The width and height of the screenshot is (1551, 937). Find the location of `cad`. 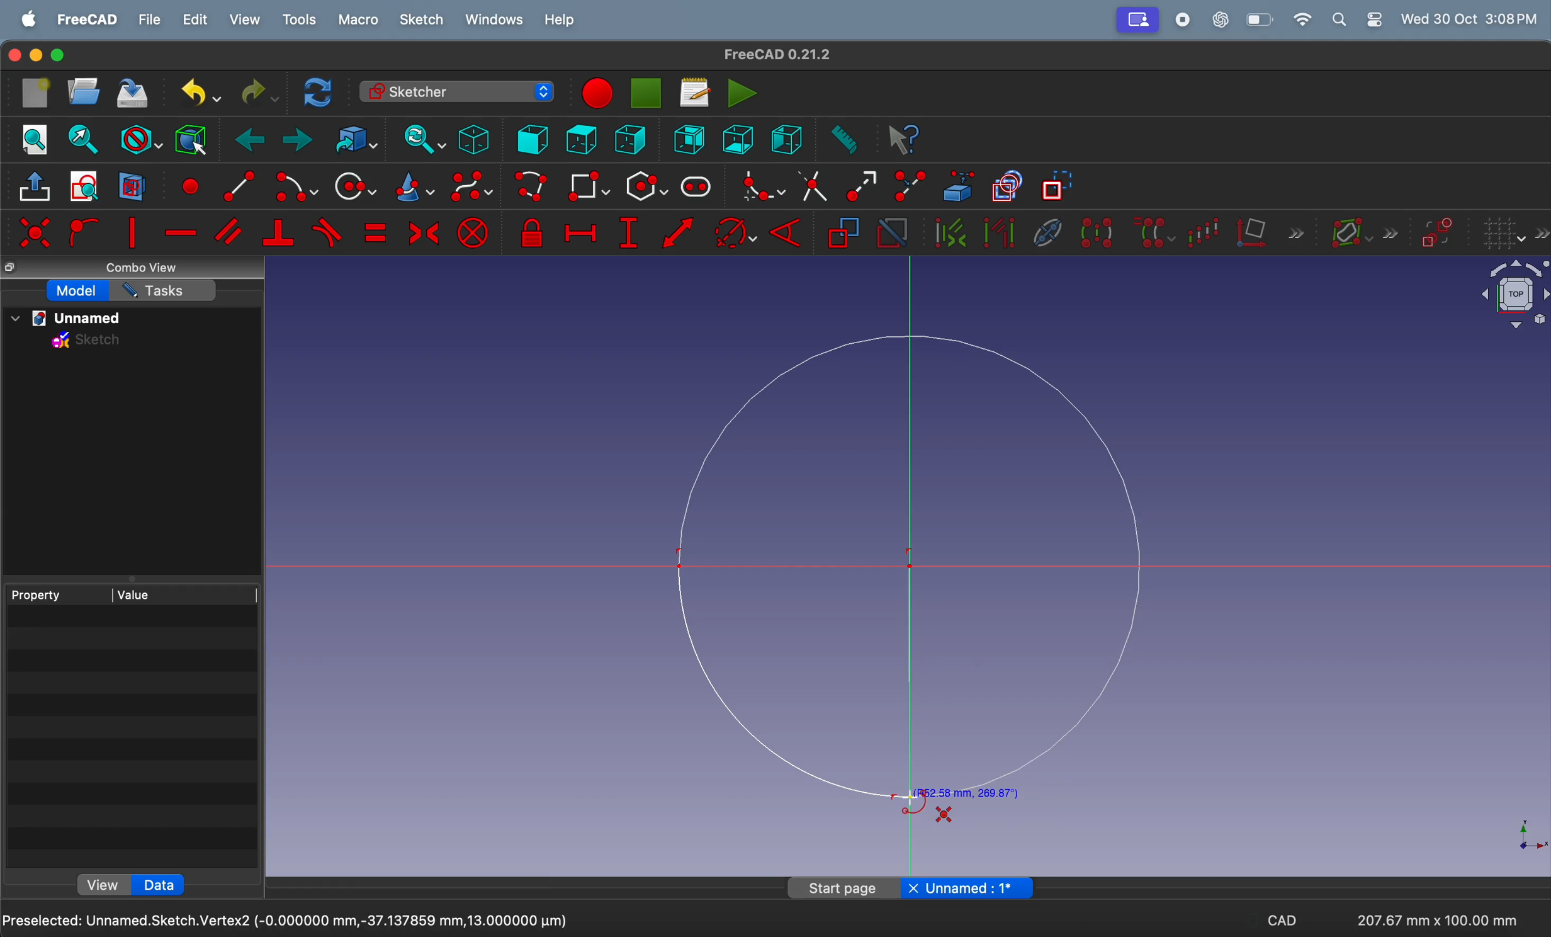

cad is located at coordinates (1282, 923).